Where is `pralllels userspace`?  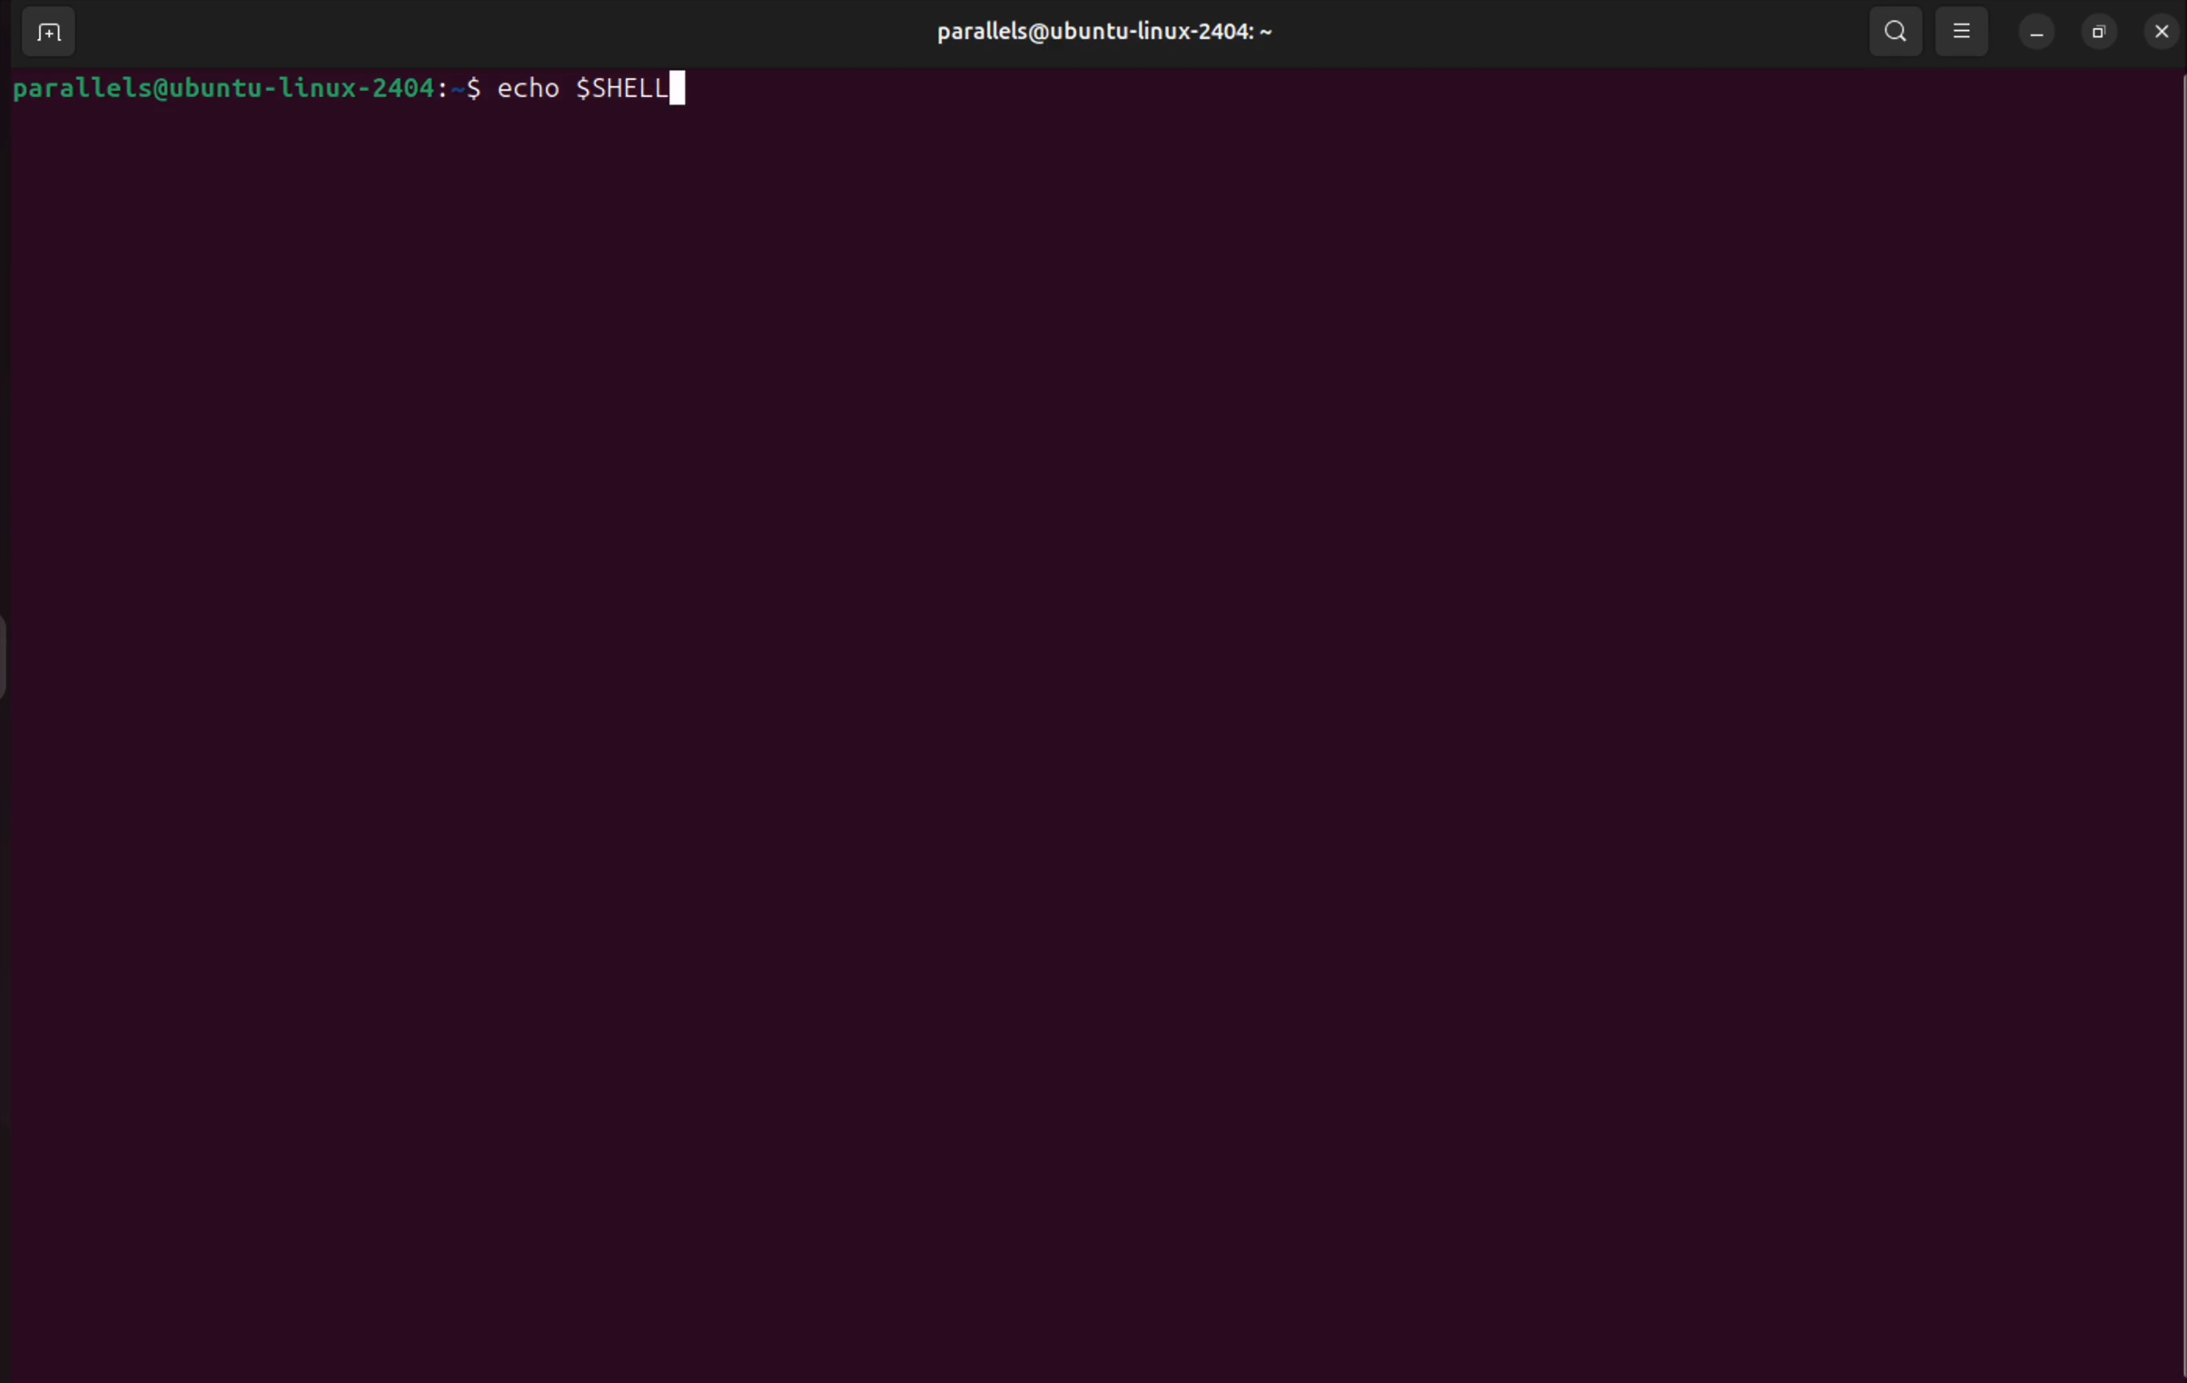 pralllels userspace is located at coordinates (1094, 35).